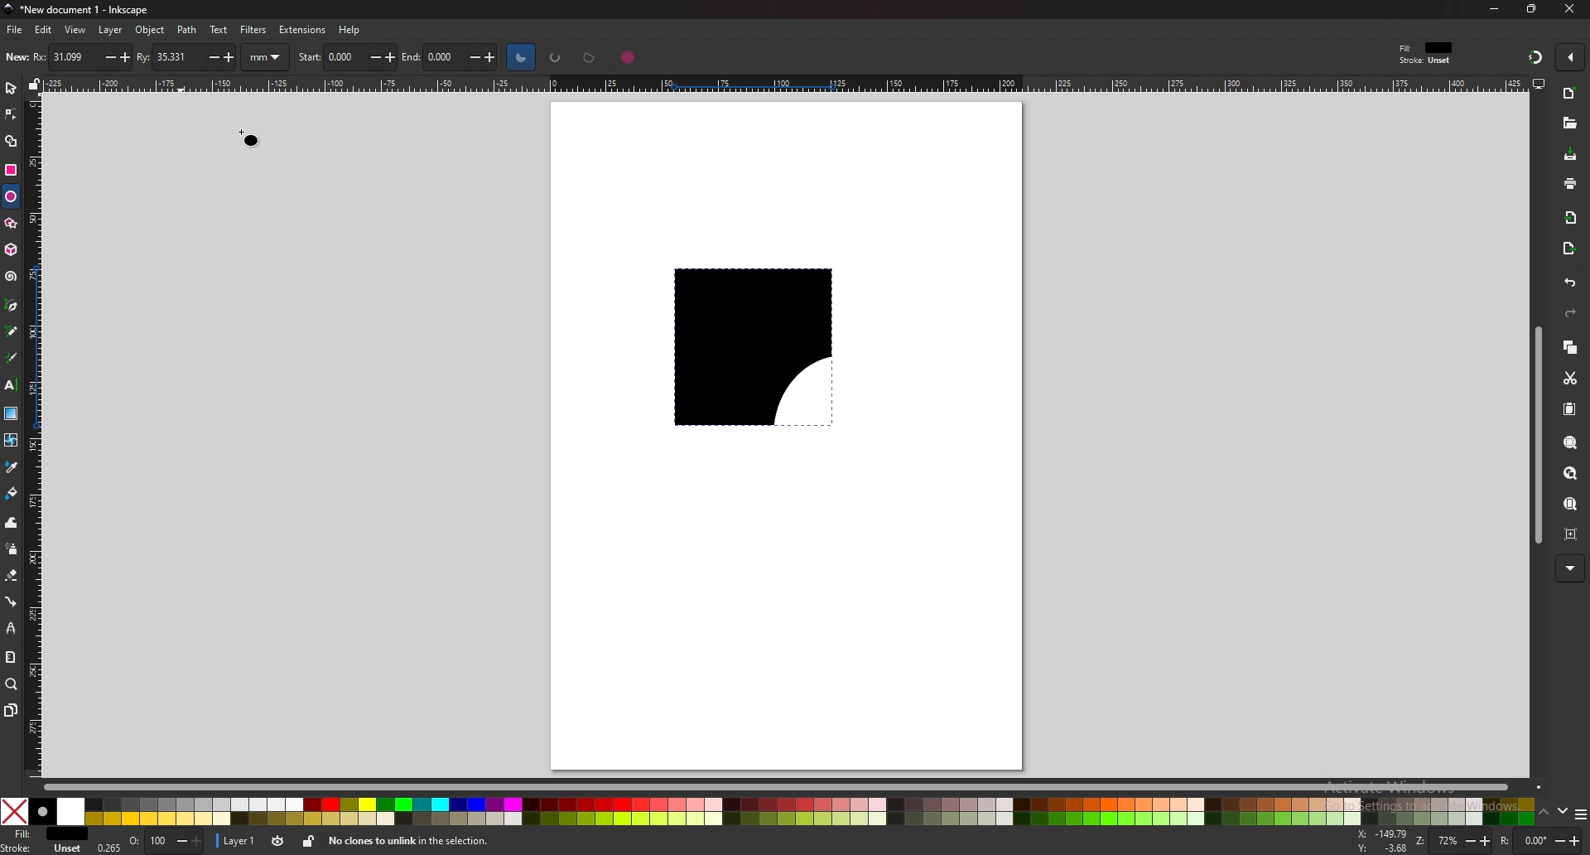 The image size is (1590, 855). What do you see at coordinates (1566, 9) in the screenshot?
I see `close` at bounding box center [1566, 9].